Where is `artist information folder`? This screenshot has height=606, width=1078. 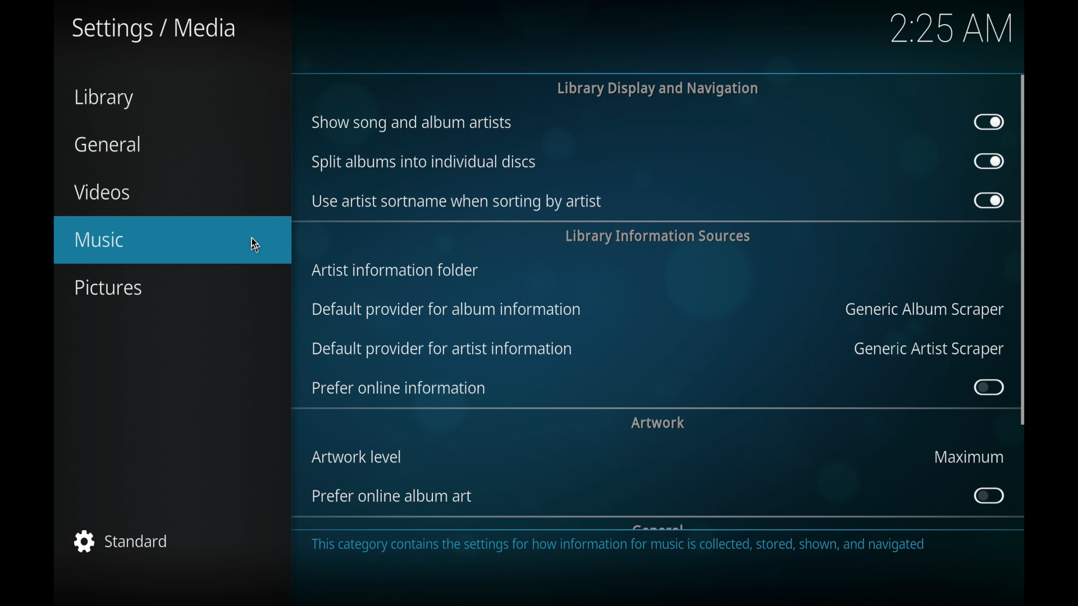 artist information folder is located at coordinates (396, 270).